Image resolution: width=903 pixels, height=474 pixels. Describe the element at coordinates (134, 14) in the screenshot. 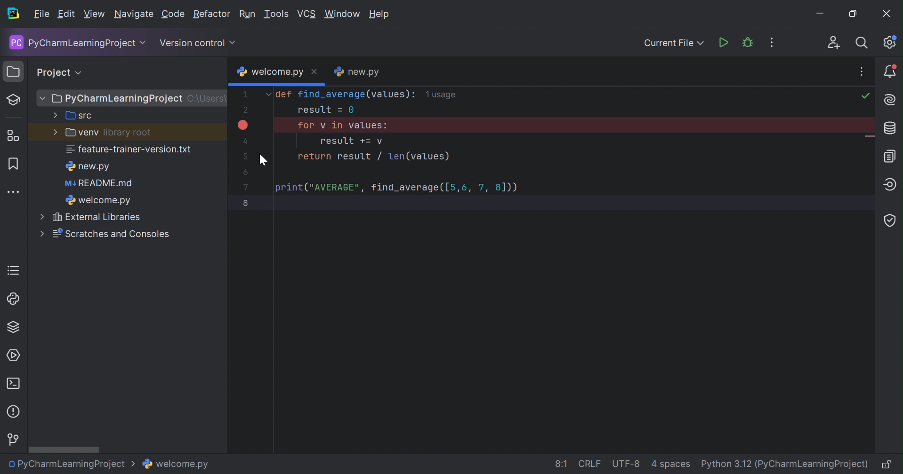

I see `Navigate` at that location.